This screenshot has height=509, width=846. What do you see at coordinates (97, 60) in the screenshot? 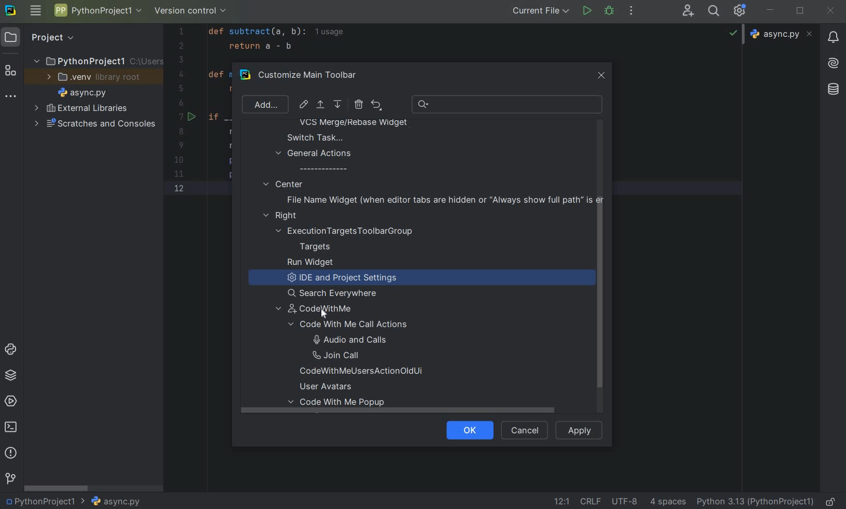
I see `PROJECT NAME` at bounding box center [97, 60].